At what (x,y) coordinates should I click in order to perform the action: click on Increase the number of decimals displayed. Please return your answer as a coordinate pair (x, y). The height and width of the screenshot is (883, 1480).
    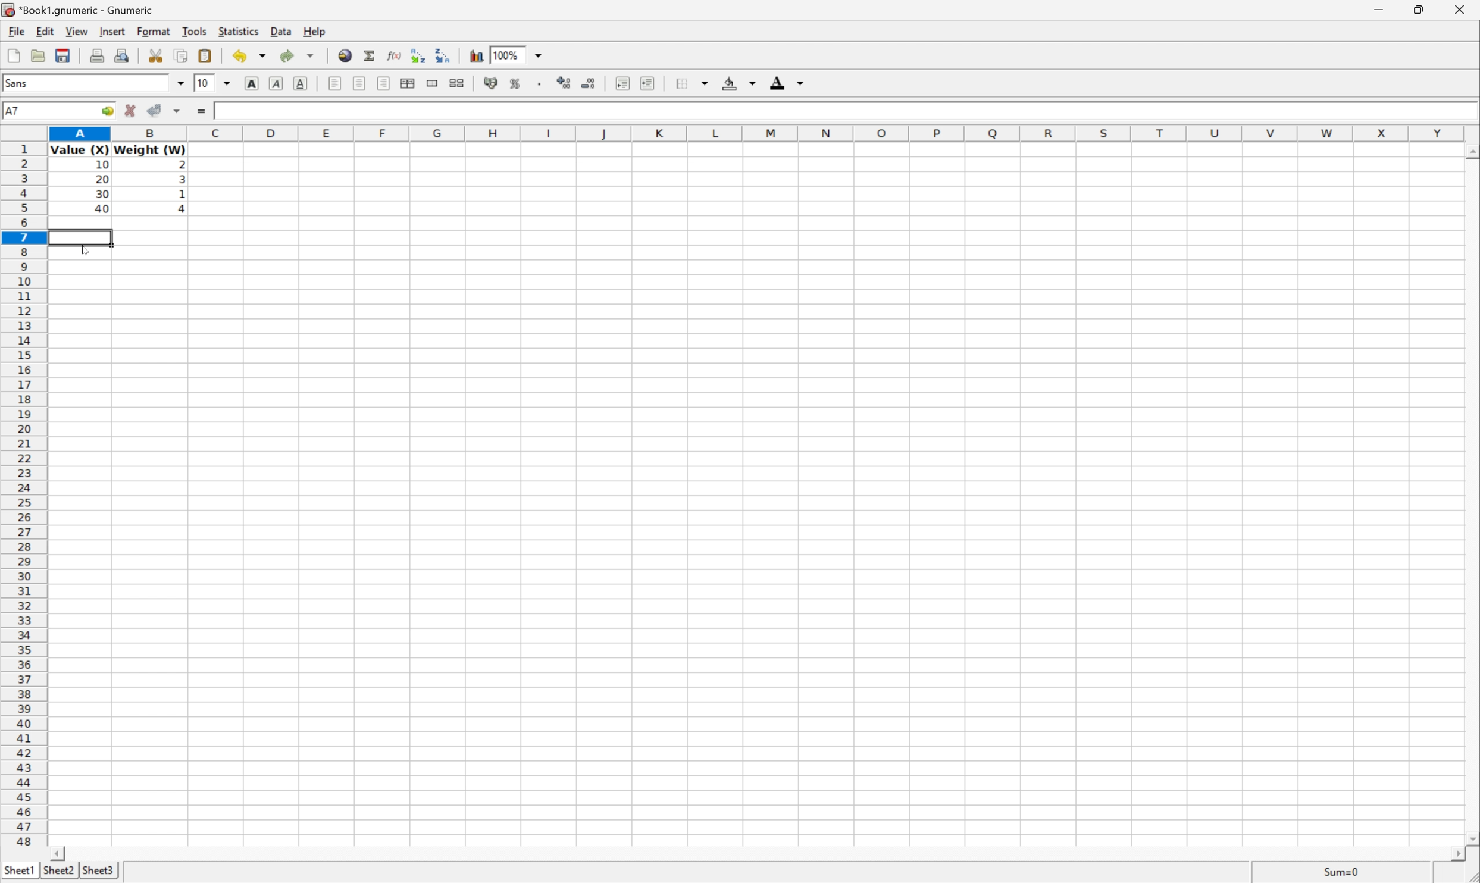
    Looking at the image, I should click on (564, 81).